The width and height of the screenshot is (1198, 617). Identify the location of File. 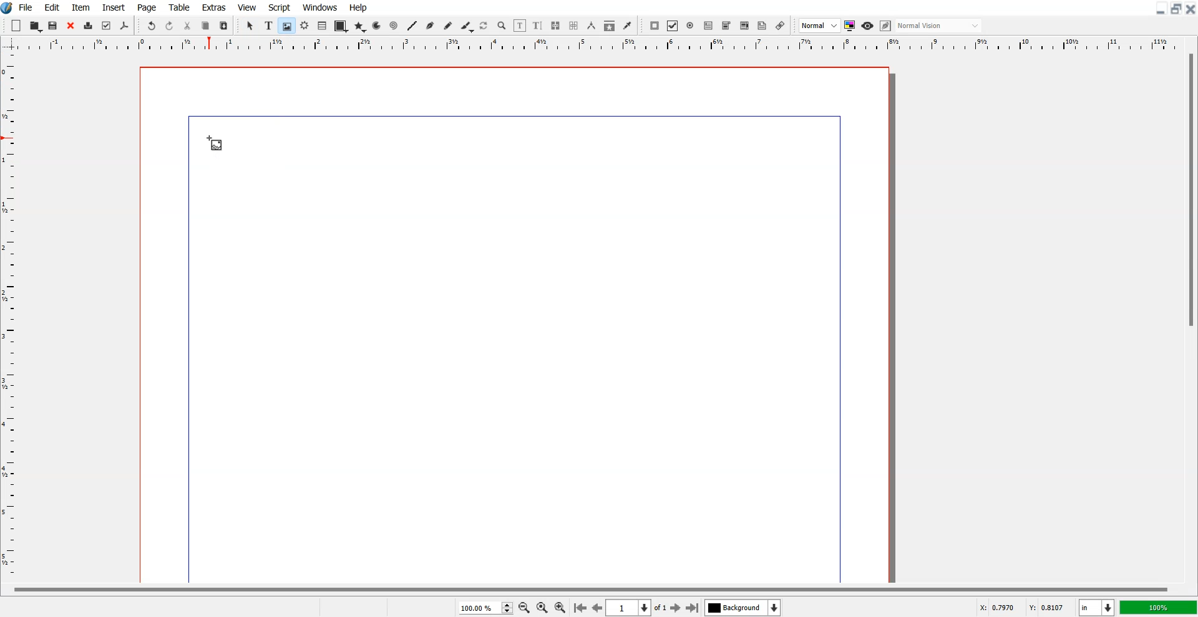
(26, 7).